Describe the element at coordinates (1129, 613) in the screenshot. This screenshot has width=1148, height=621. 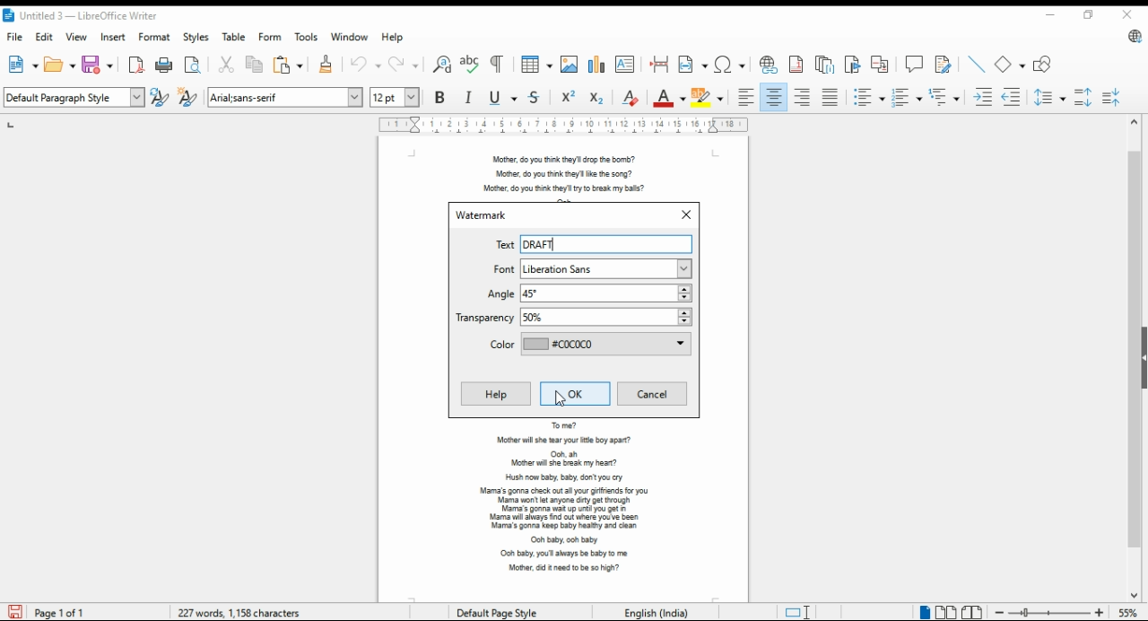
I see `zoom factor` at that location.